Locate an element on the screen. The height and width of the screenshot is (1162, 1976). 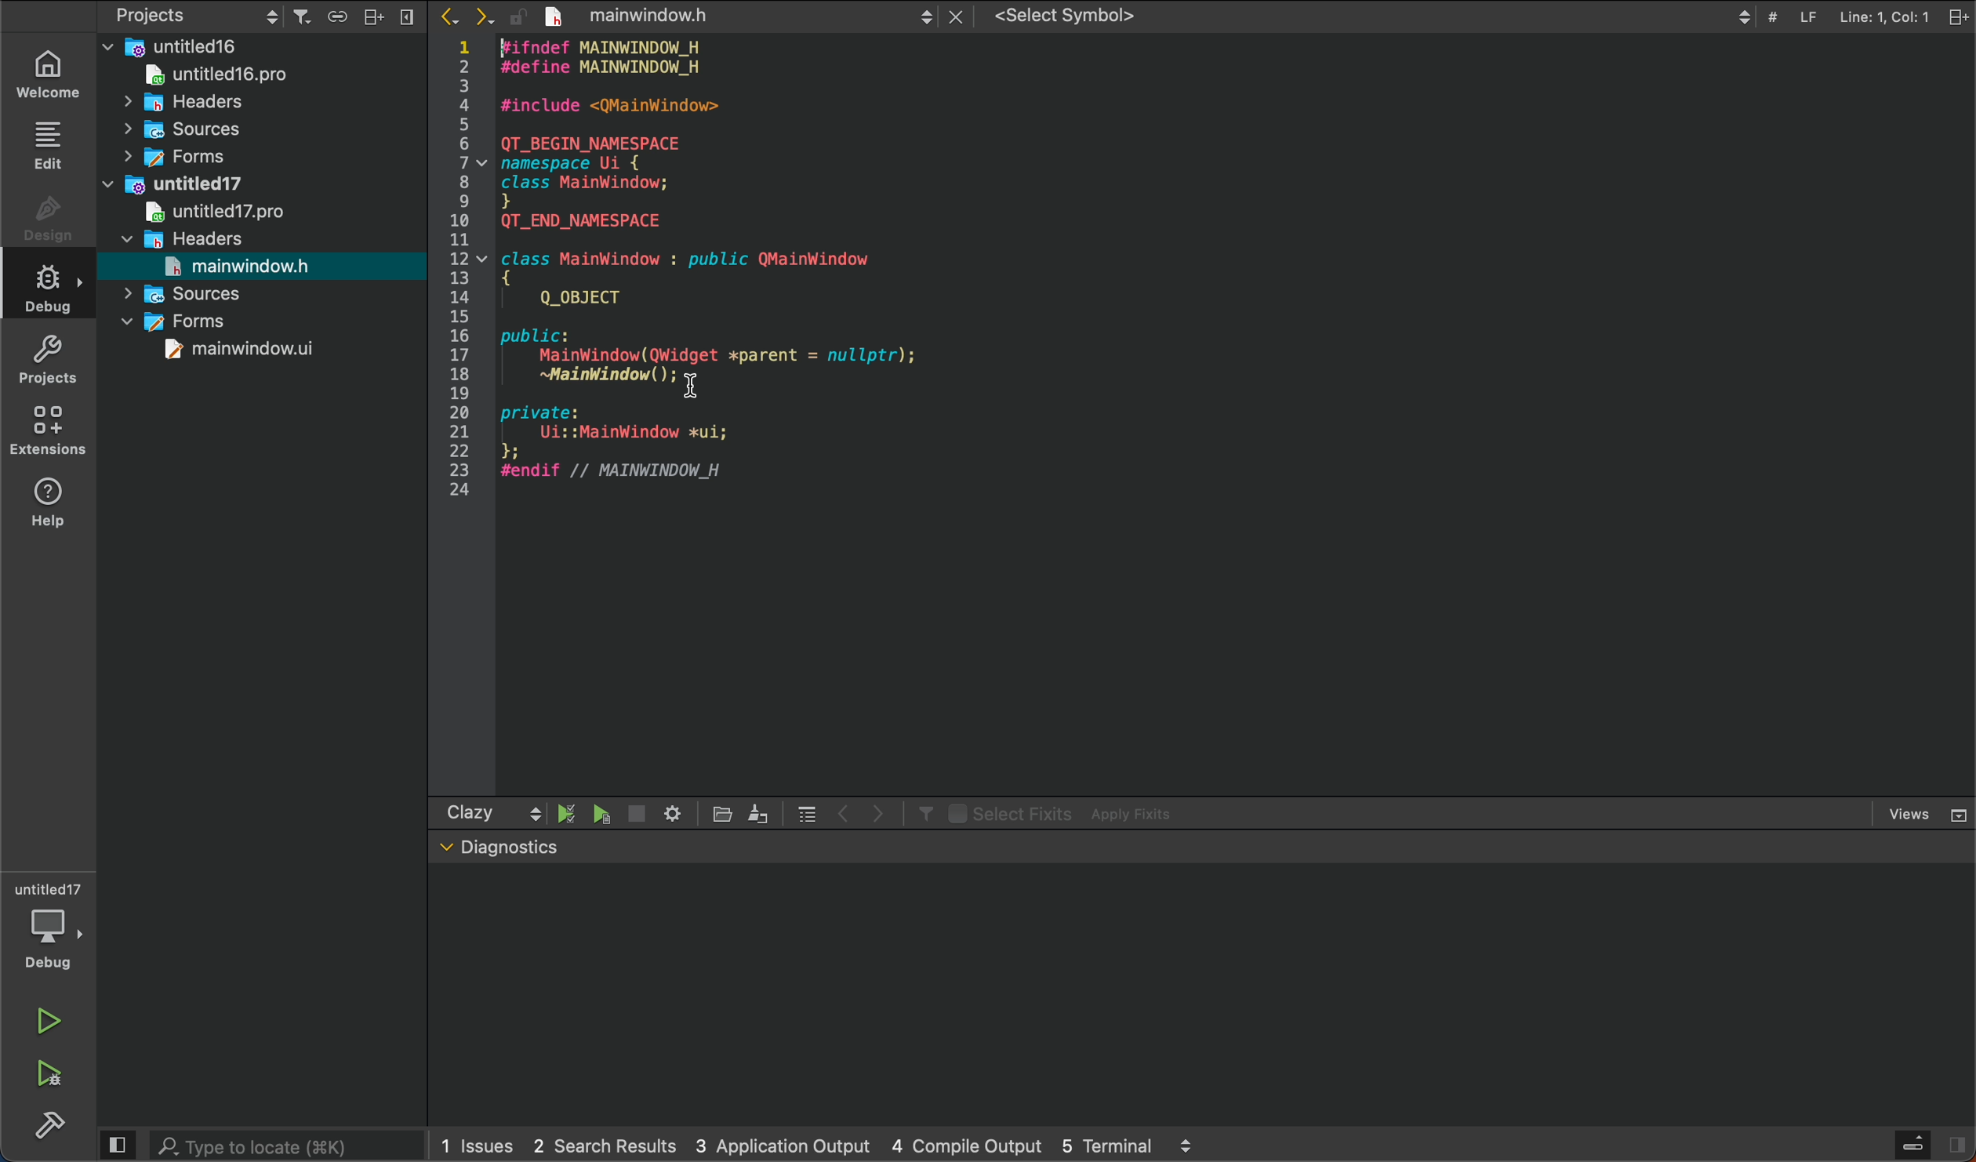
sidebar toggle is located at coordinates (1933, 1146).